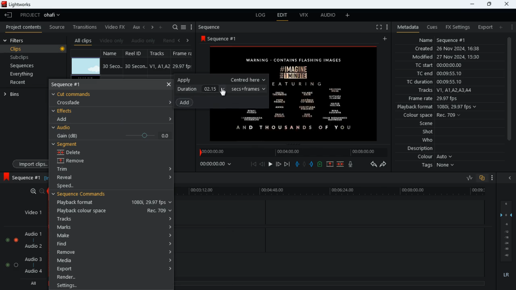 The width and height of the screenshot is (516, 290). Describe the element at coordinates (341, 165) in the screenshot. I see `merge` at that location.